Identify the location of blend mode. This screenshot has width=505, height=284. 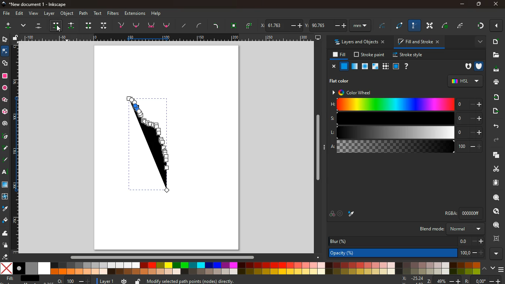
(453, 229).